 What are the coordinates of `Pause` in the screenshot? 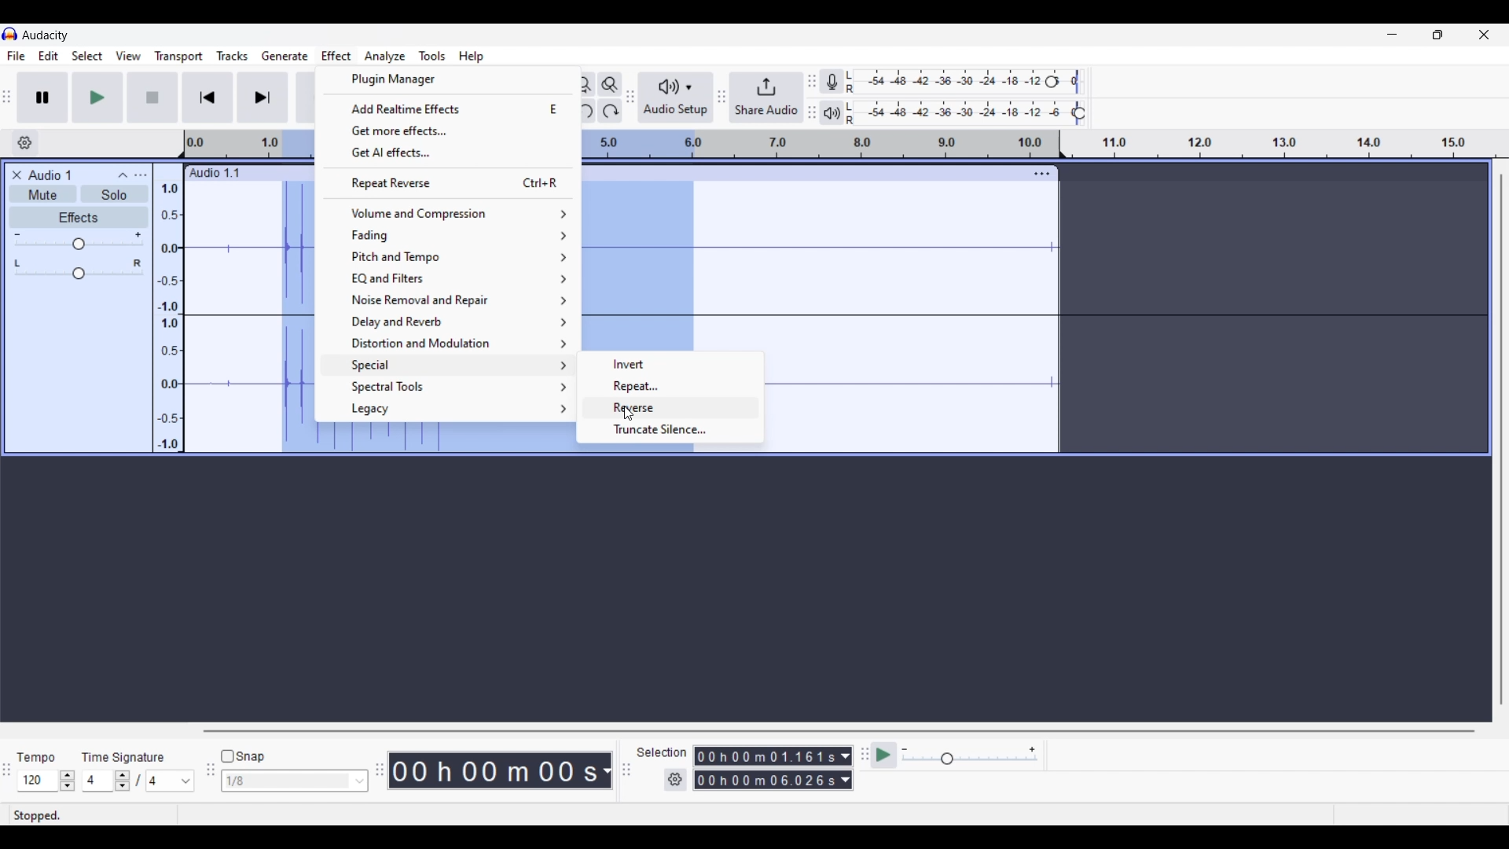 It's located at (43, 97).